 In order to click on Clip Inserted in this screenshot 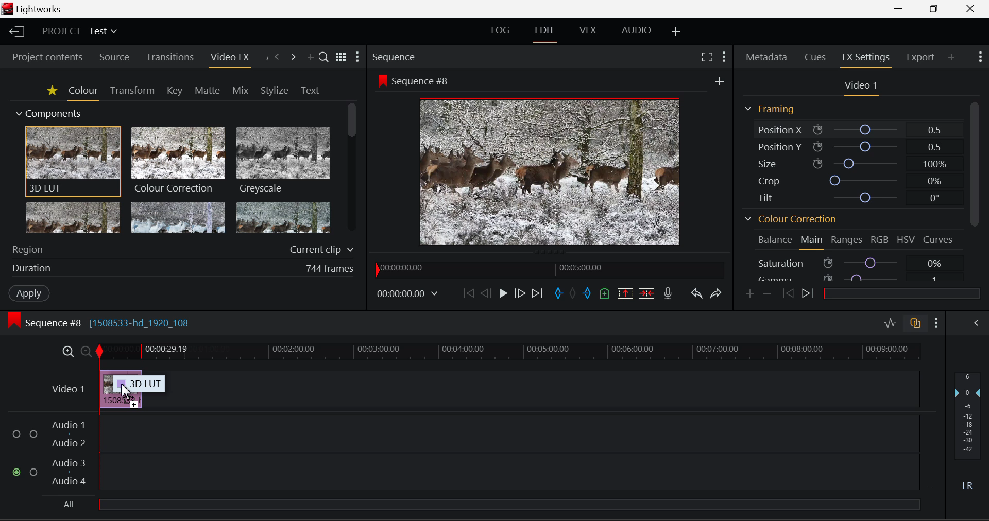, I will do `click(121, 388)`.